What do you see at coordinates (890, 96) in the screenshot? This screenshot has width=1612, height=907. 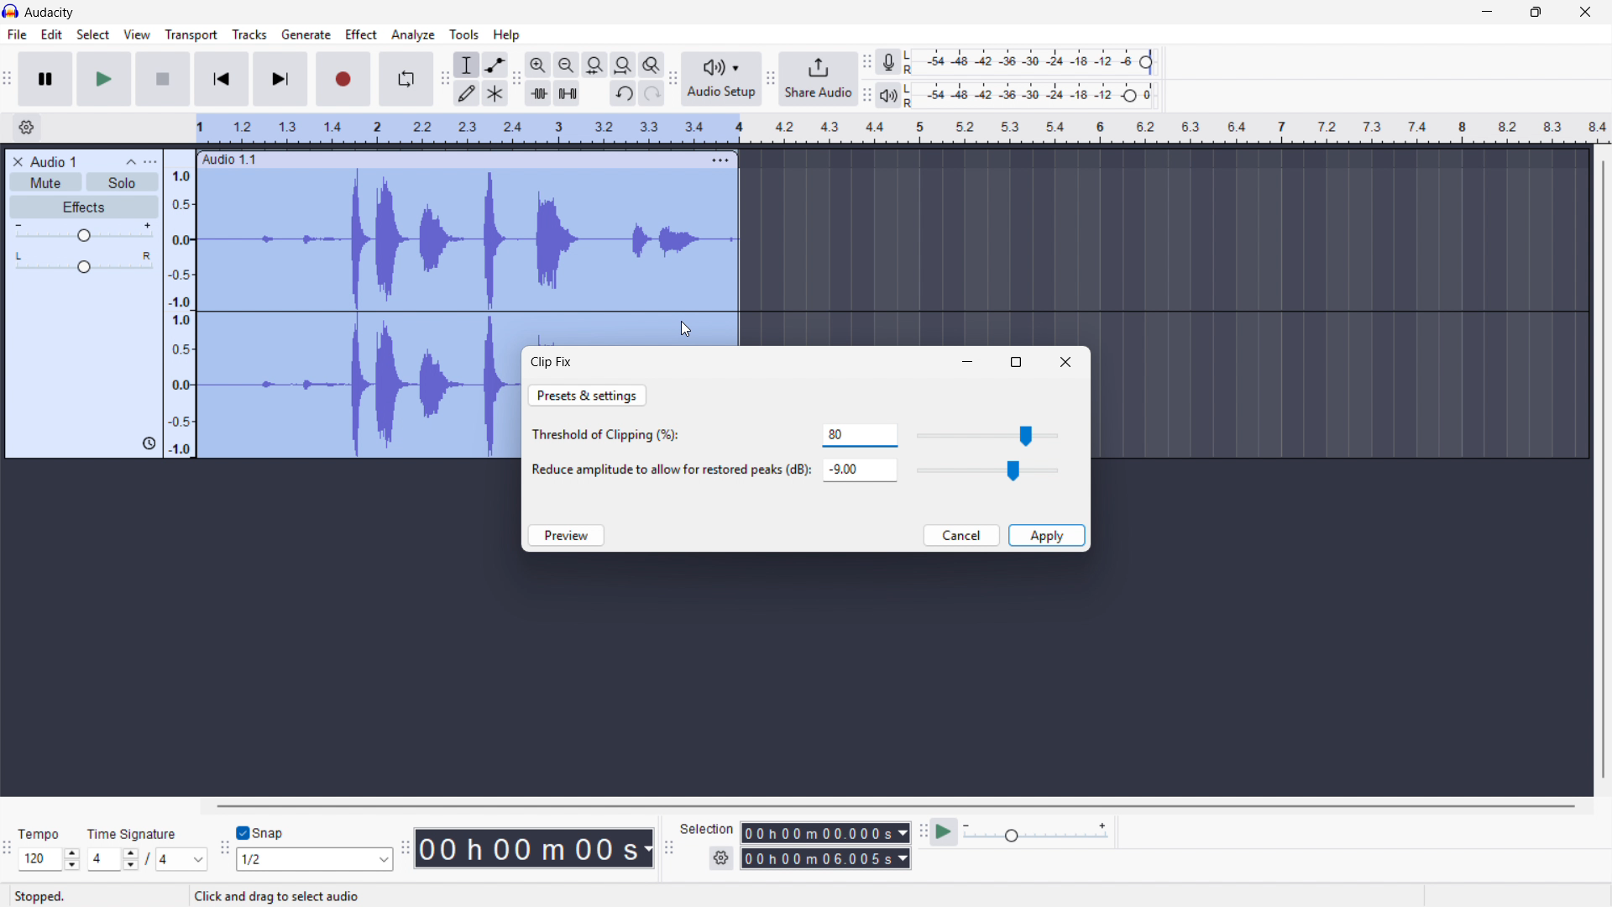 I see `Playback metre` at bounding box center [890, 96].